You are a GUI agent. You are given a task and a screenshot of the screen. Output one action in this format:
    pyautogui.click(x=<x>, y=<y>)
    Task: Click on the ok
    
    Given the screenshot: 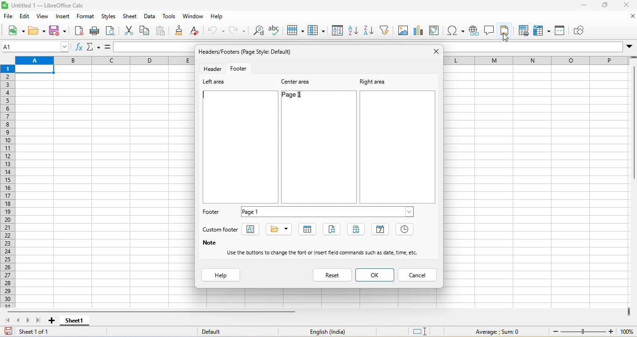 What is the action you would take?
    pyautogui.click(x=375, y=275)
    